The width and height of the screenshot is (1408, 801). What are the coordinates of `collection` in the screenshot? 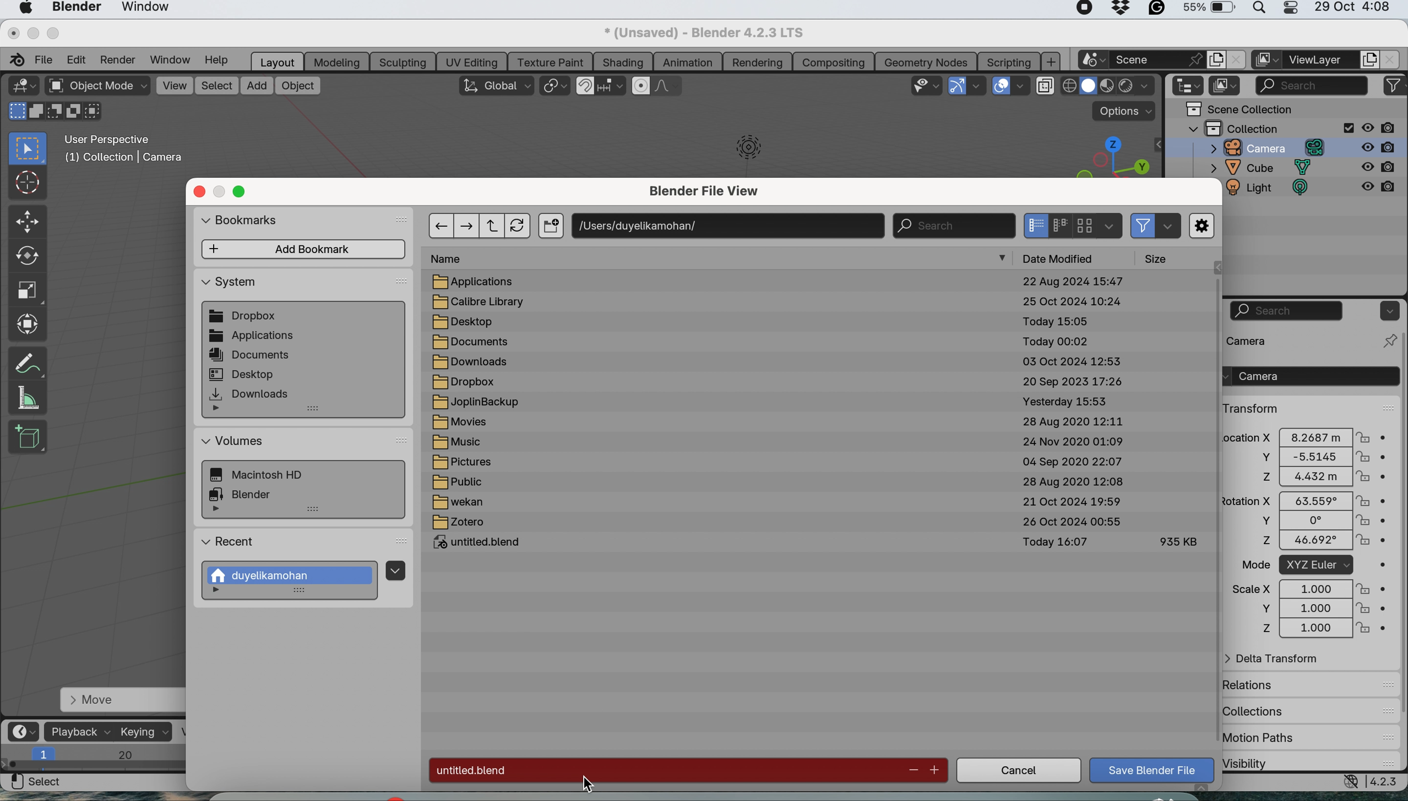 It's located at (1270, 128).